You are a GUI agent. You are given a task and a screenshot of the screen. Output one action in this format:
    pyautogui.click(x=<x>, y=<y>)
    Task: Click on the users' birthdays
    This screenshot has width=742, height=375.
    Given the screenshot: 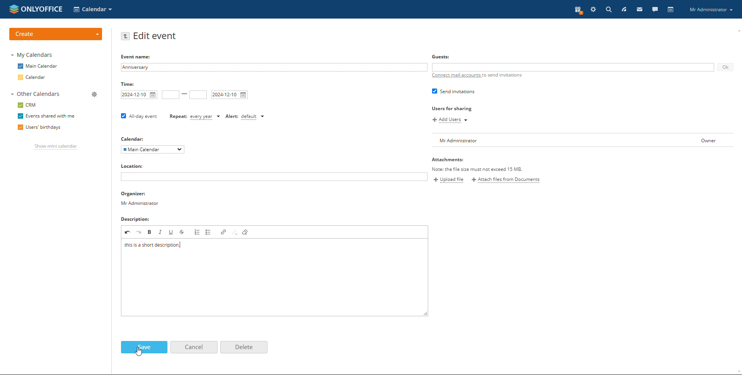 What is the action you would take?
    pyautogui.click(x=39, y=128)
    